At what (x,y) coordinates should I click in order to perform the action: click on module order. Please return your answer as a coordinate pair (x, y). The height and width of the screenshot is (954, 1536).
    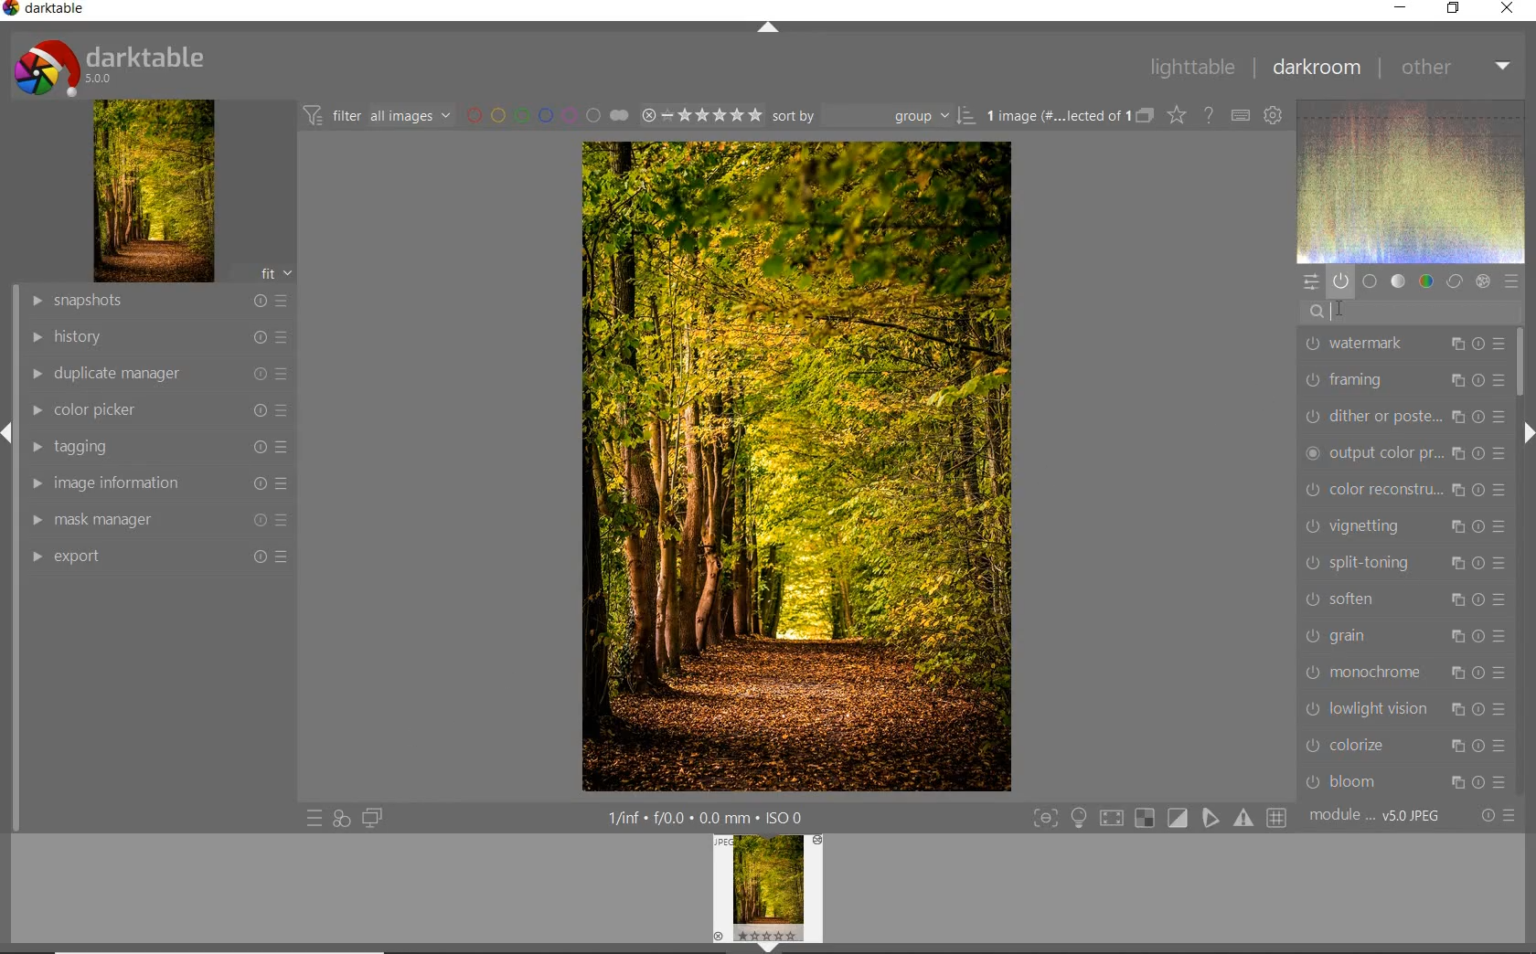
    Looking at the image, I should click on (1374, 818).